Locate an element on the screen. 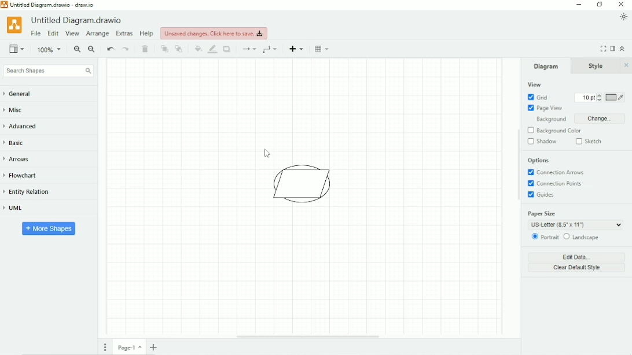 The width and height of the screenshot is (632, 355). File is located at coordinates (36, 34).